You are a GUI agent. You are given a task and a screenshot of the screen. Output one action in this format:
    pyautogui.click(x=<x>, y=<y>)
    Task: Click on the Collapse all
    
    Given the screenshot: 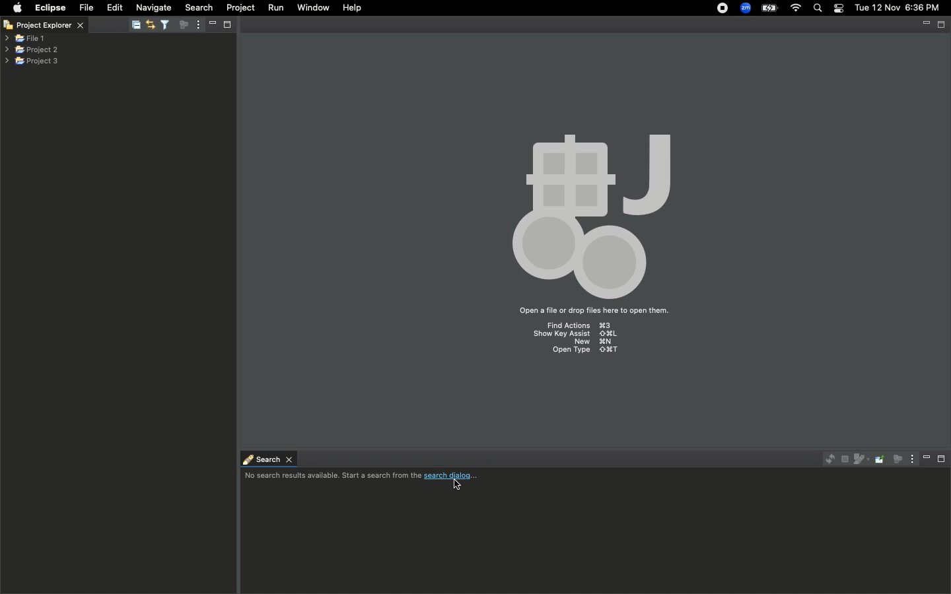 What is the action you would take?
    pyautogui.click(x=136, y=26)
    